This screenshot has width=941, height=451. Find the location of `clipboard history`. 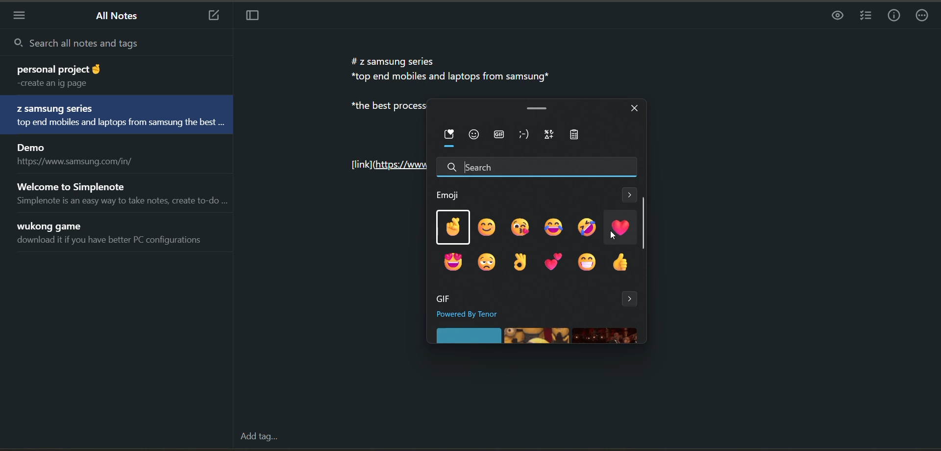

clipboard history is located at coordinates (581, 135).